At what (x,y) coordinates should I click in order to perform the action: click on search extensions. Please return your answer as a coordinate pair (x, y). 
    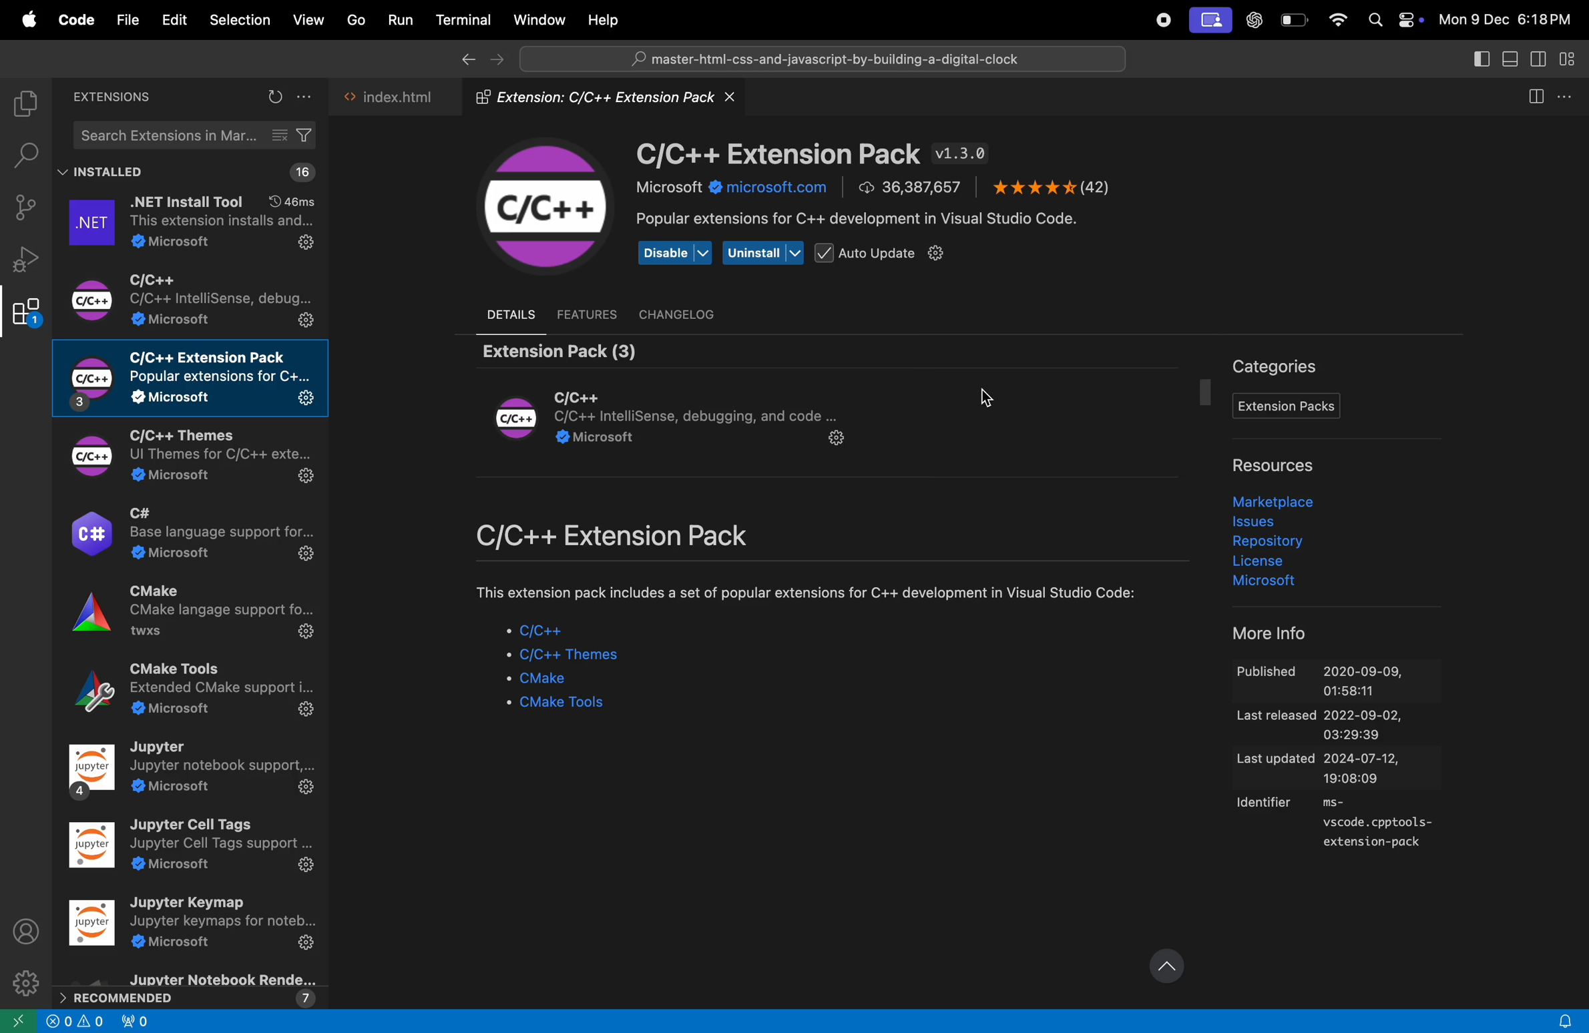
    Looking at the image, I should click on (195, 135).